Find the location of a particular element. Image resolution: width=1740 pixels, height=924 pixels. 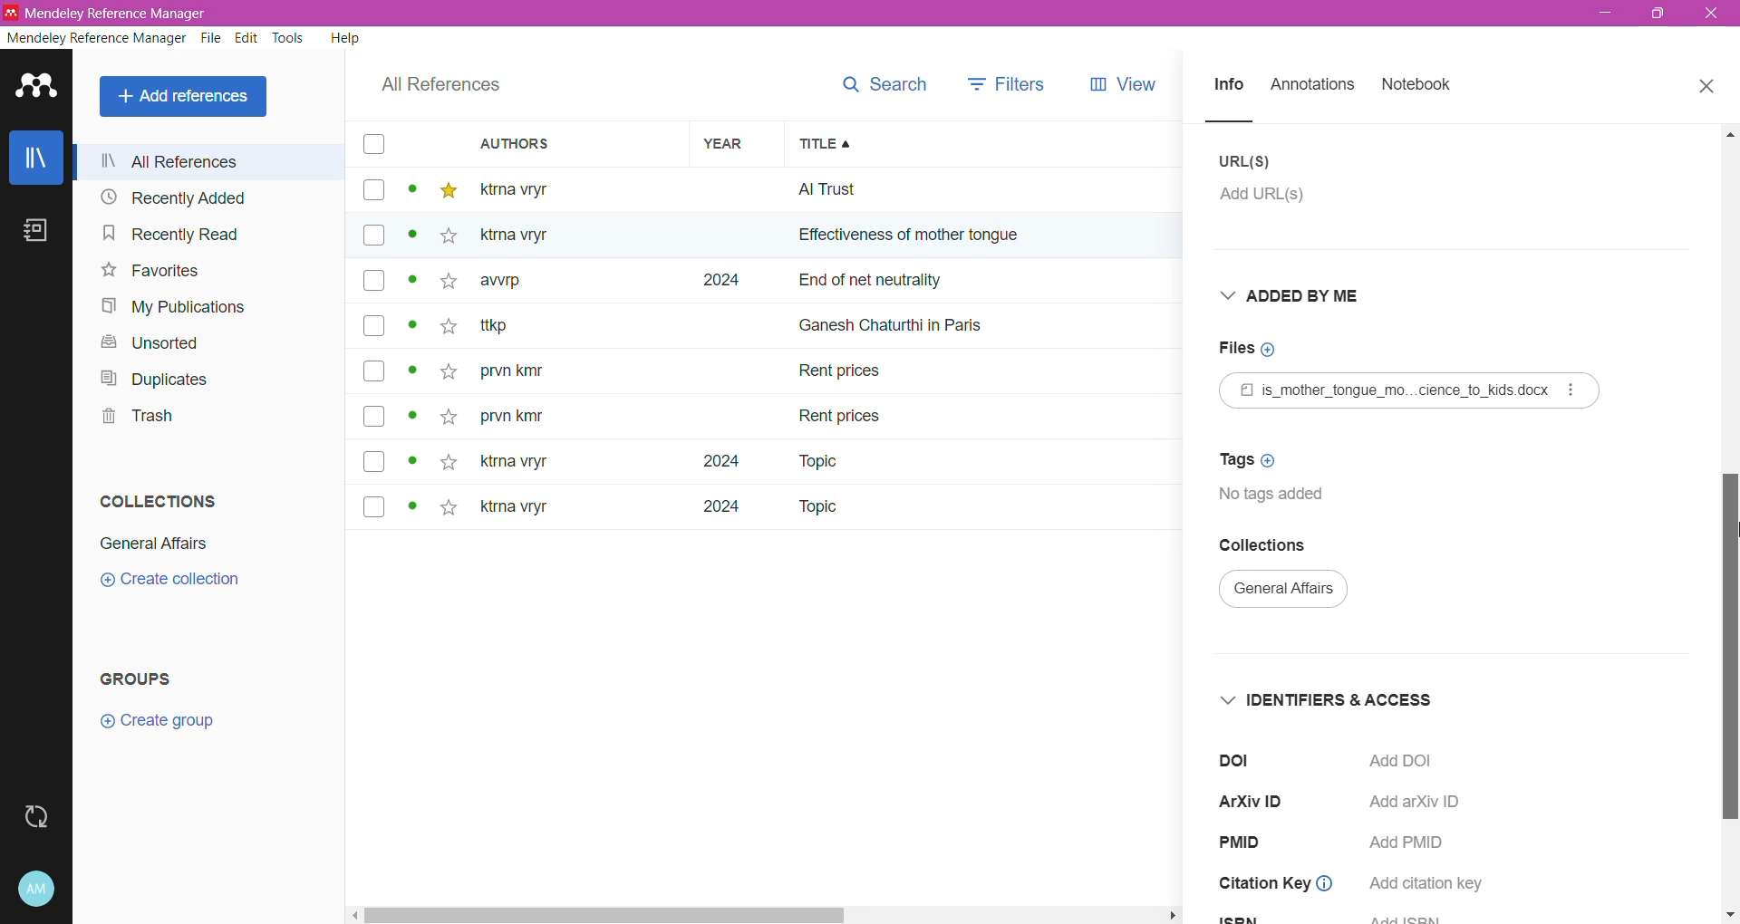

Add PMID is located at coordinates (1415, 842).